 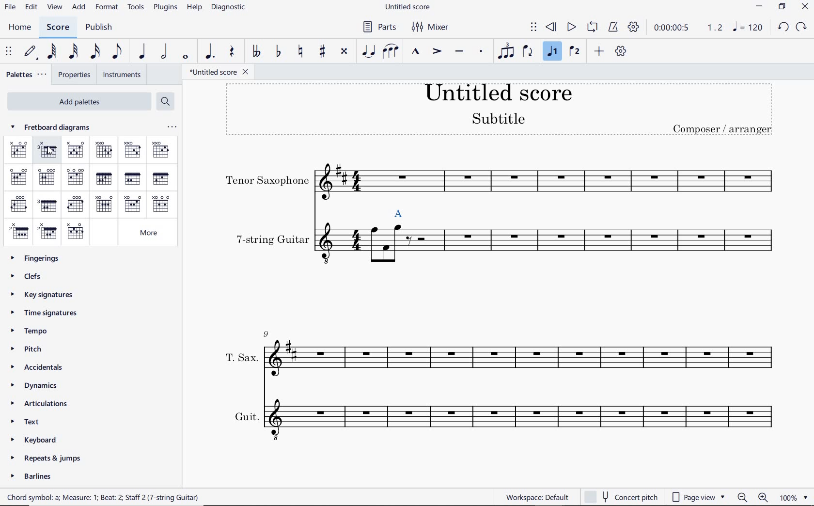 I want to click on D7, so click(x=160, y=150).